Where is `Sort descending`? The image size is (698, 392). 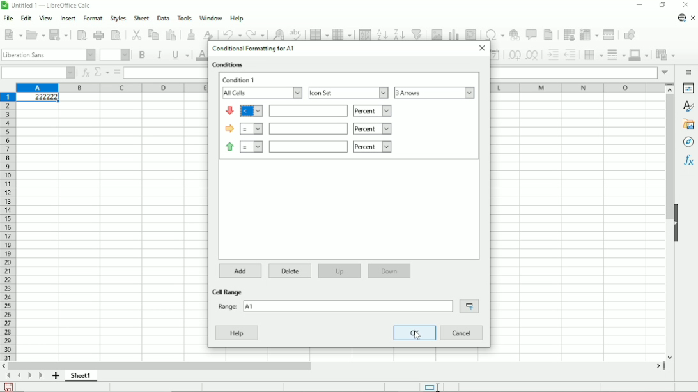
Sort descending is located at coordinates (399, 33).